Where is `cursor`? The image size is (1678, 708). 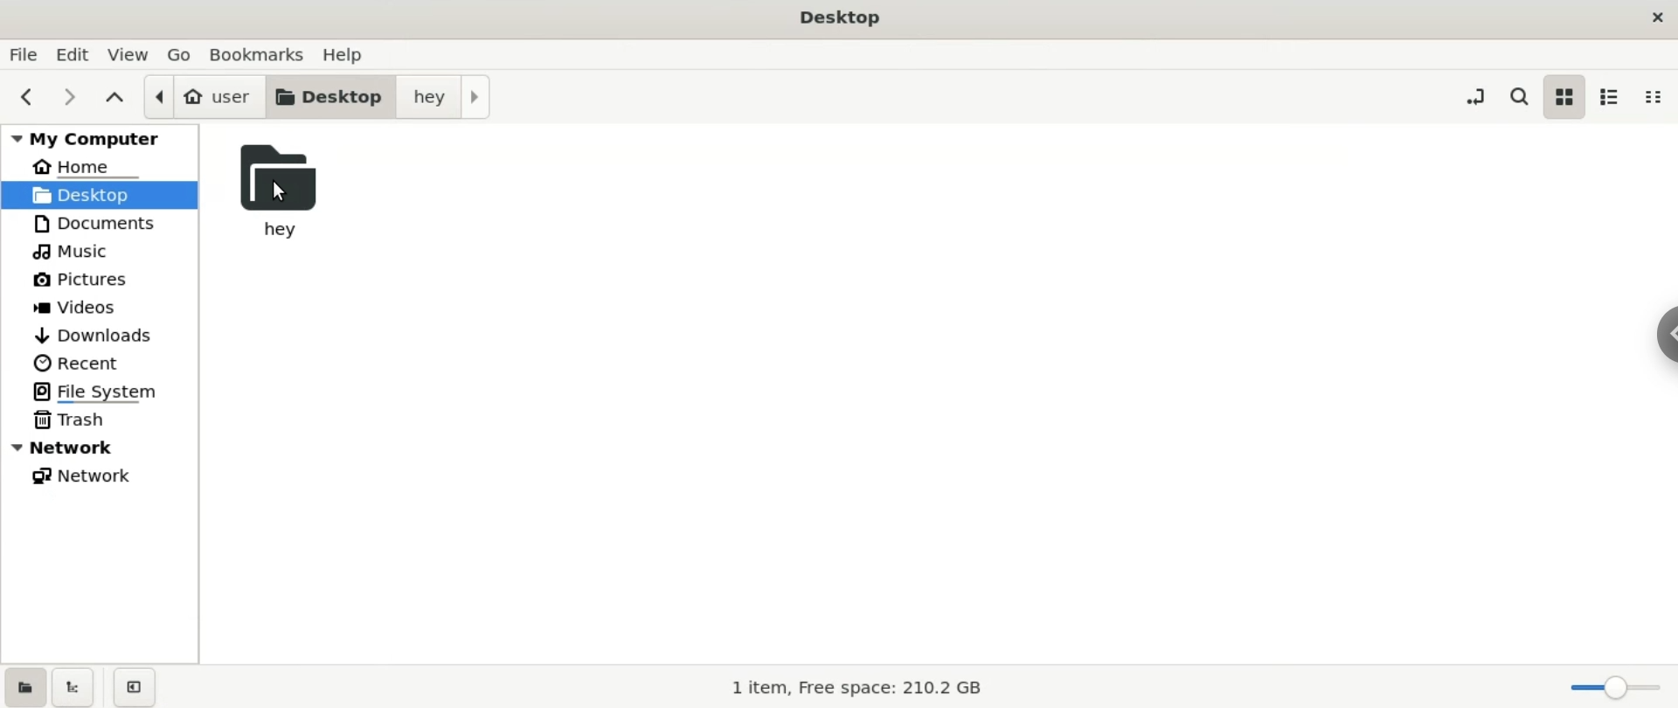
cursor is located at coordinates (278, 194).